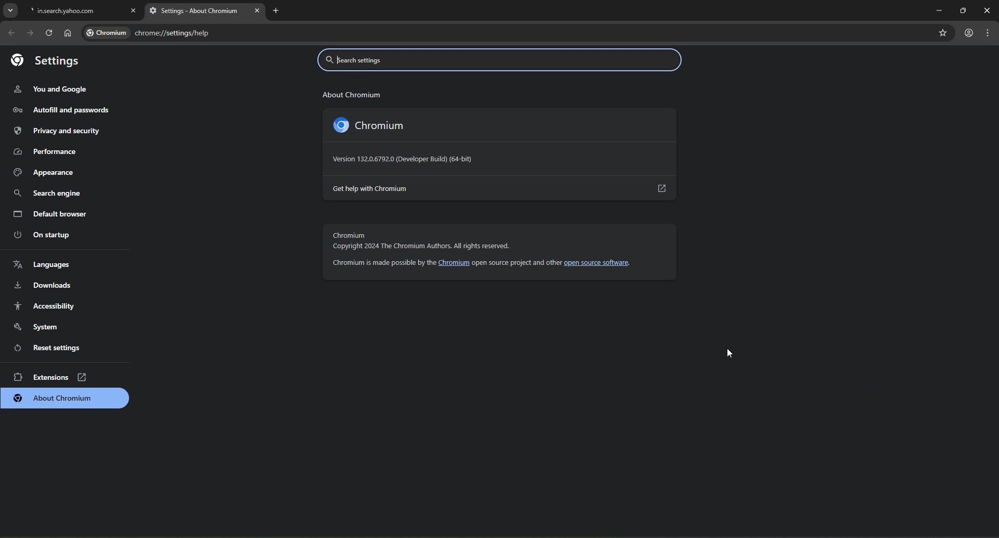 Image resolution: width=999 pixels, height=538 pixels. I want to click on get Help with chromium, so click(501, 188).